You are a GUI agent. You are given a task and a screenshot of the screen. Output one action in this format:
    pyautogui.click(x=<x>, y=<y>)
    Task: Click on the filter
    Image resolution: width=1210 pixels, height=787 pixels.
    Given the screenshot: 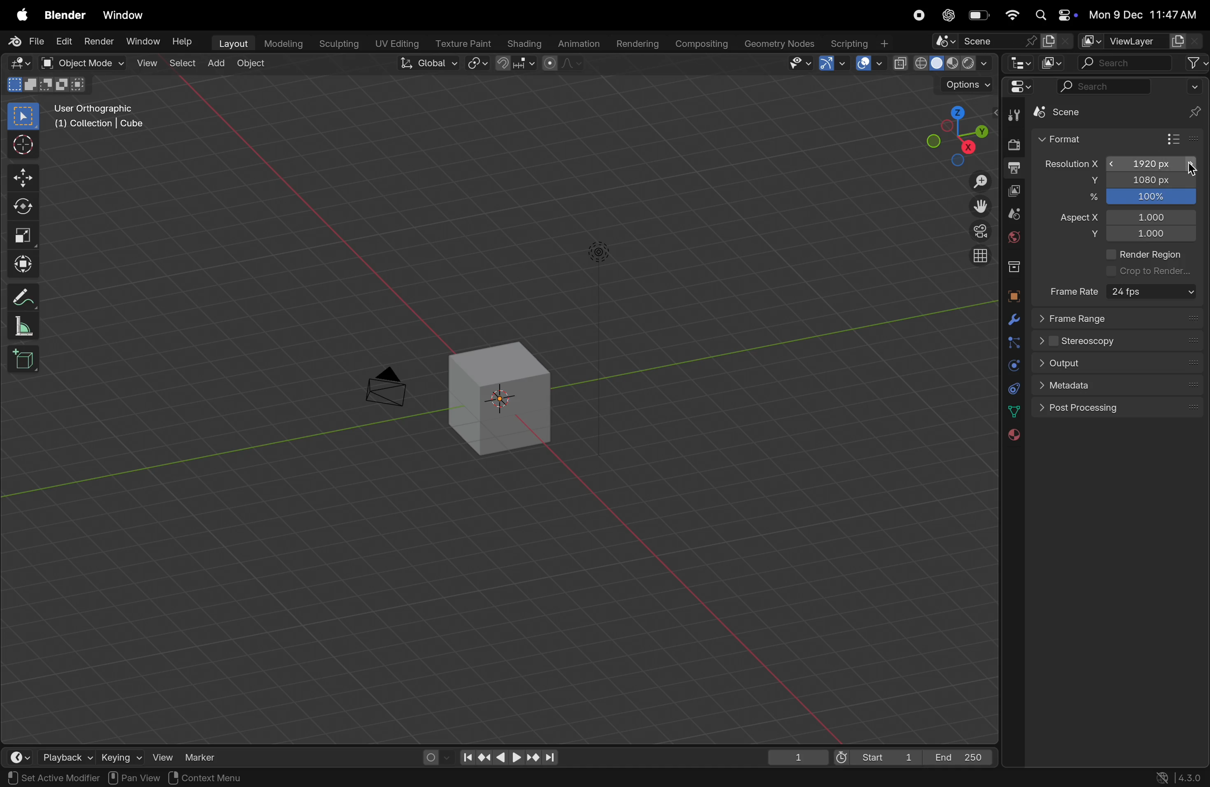 What is the action you would take?
    pyautogui.click(x=1197, y=64)
    